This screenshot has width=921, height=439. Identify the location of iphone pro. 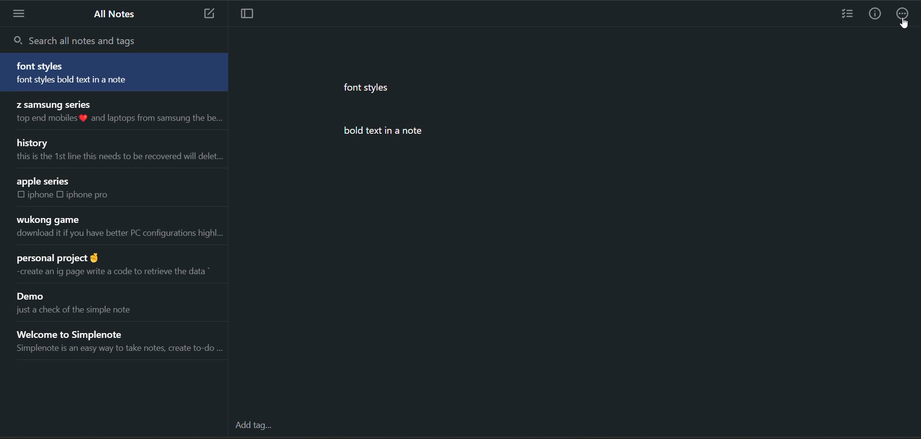
(88, 195).